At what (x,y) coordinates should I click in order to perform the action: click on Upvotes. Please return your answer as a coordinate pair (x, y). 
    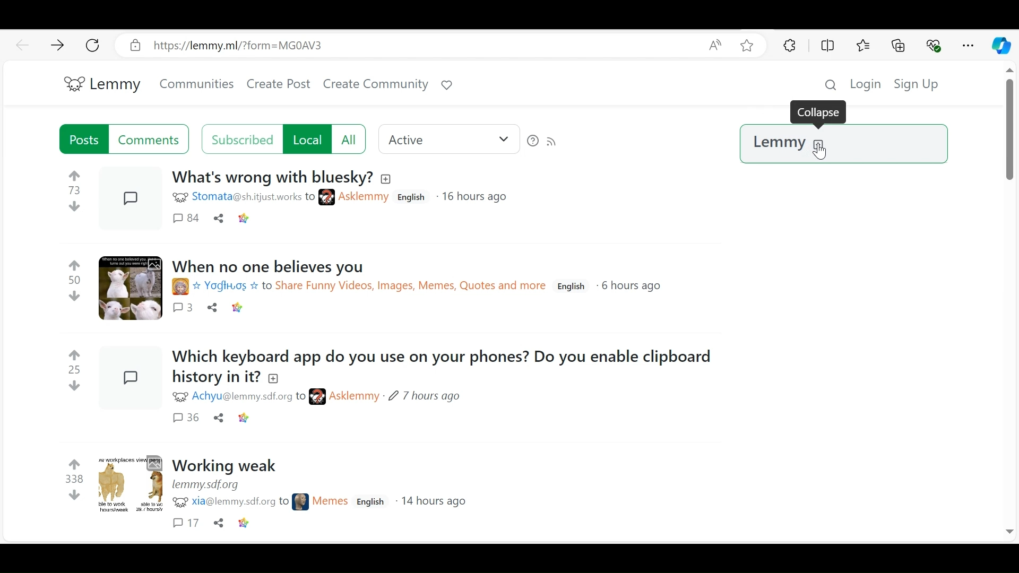
    Looking at the image, I should click on (72, 353).